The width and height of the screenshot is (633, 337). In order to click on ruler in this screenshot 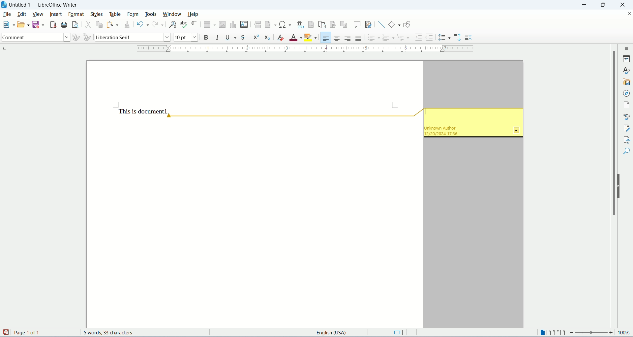, I will do `click(307, 48)`.